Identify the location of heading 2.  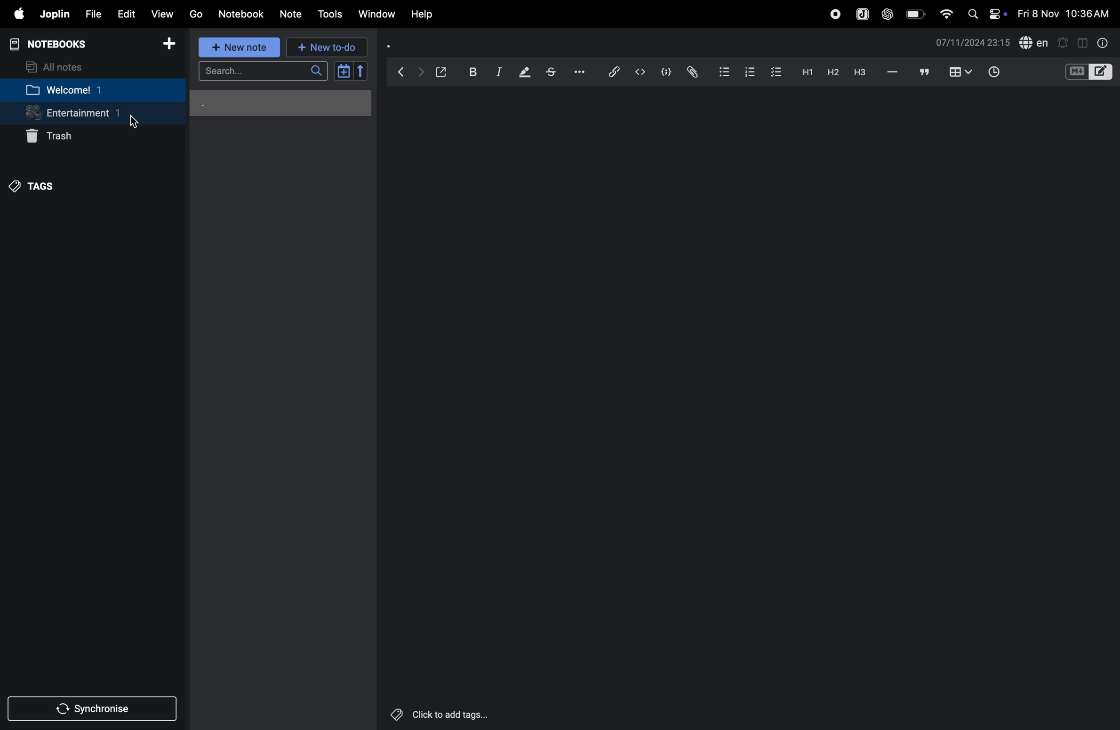
(829, 72).